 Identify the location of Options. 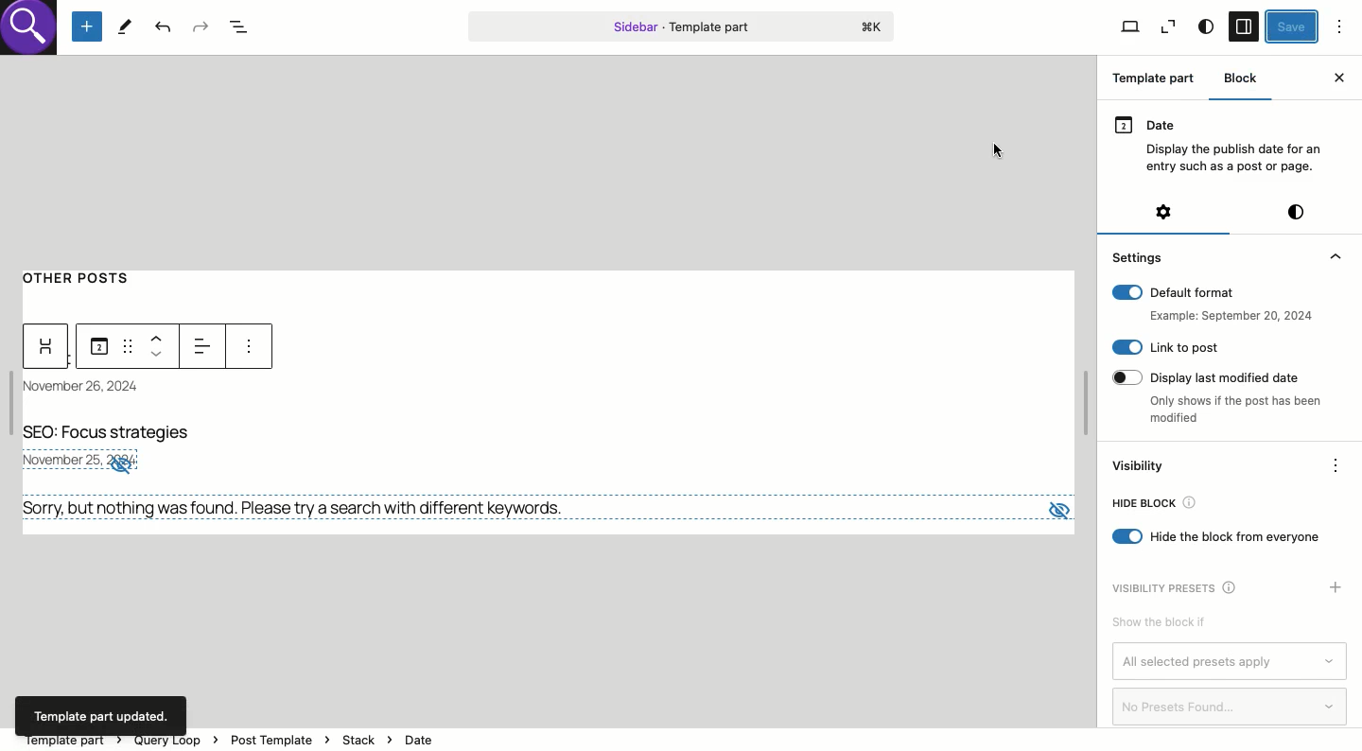
(1336, 463).